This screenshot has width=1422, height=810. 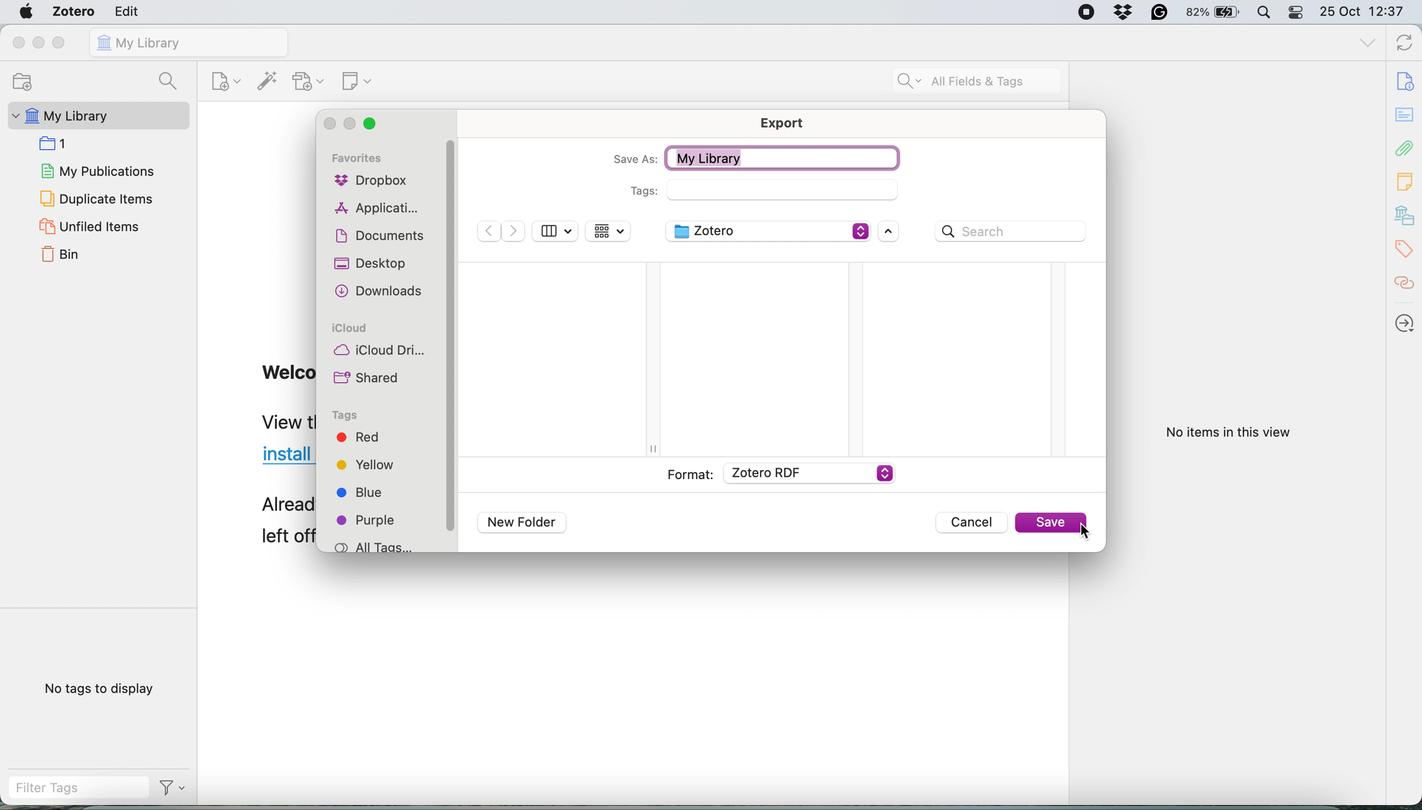 What do you see at coordinates (62, 43) in the screenshot?
I see `maximise` at bounding box center [62, 43].